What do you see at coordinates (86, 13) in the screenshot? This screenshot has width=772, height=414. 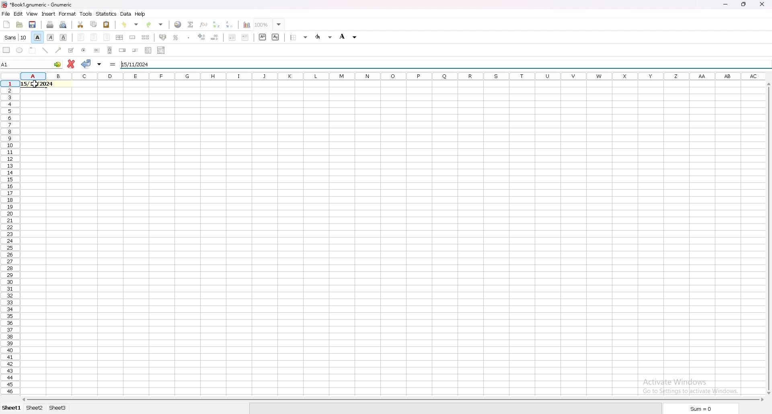 I see `tools` at bounding box center [86, 13].